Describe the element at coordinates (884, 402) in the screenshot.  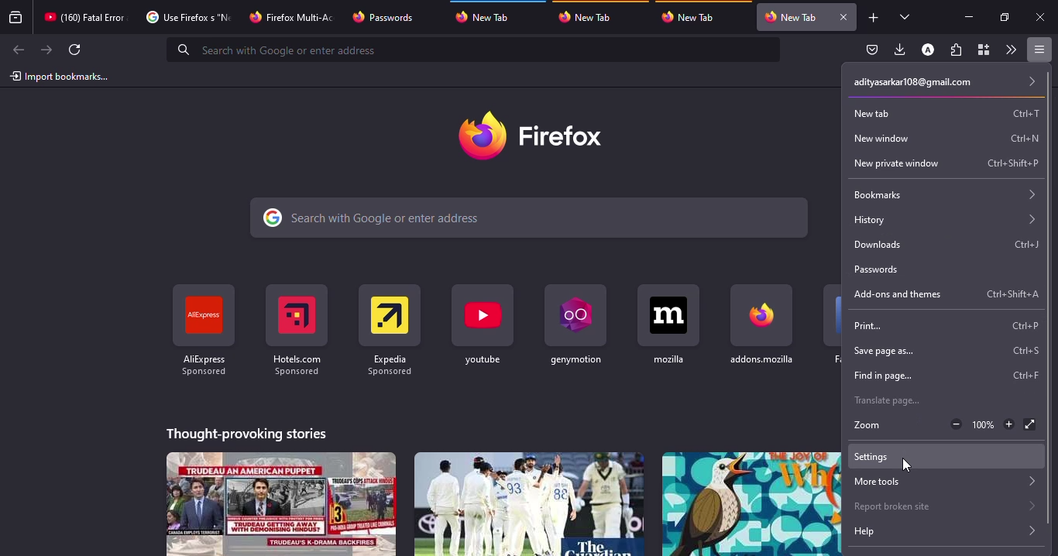
I see `translate` at that location.